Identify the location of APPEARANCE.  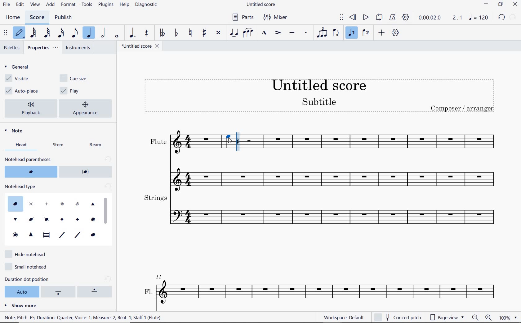
(87, 108).